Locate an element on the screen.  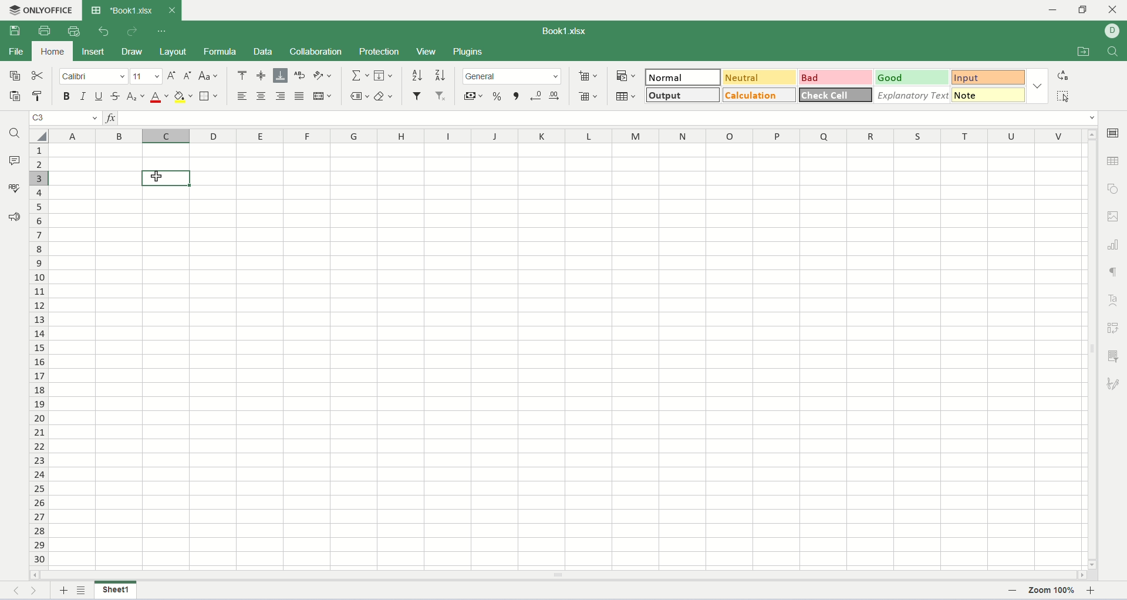
find is located at coordinates (14, 134).